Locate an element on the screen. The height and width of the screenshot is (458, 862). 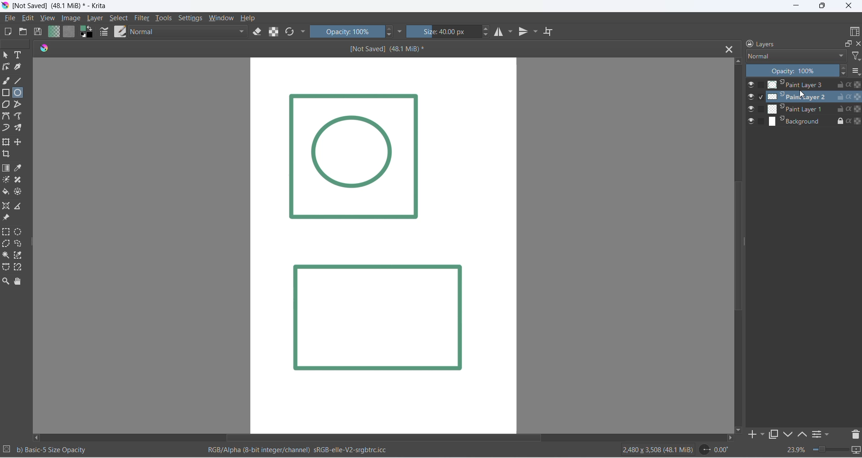
select is located at coordinates (121, 19).